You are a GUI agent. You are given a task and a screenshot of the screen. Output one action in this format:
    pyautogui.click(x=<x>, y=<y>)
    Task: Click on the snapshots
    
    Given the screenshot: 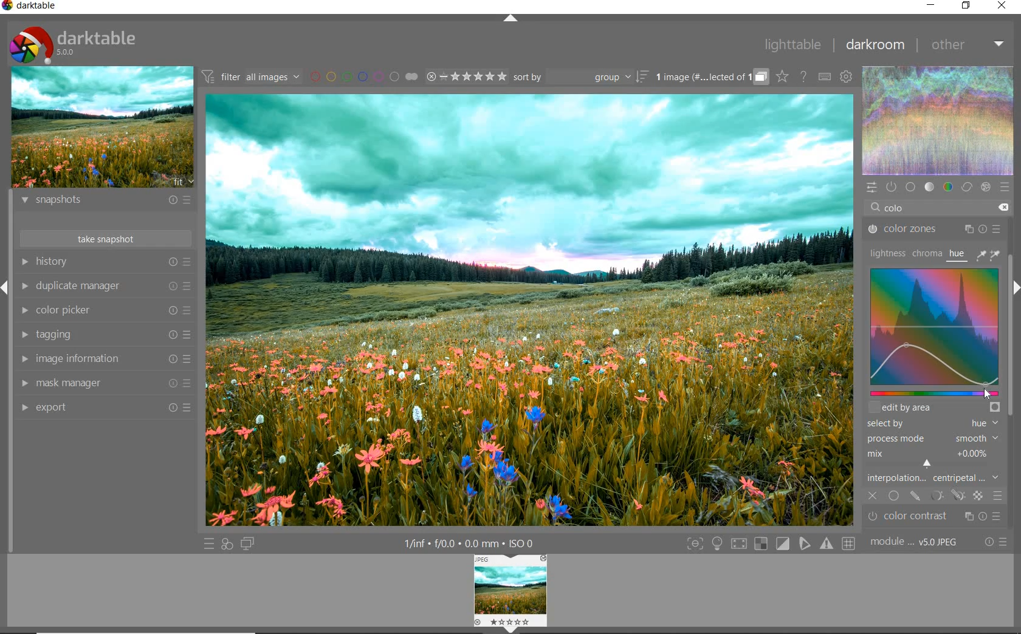 What is the action you would take?
    pyautogui.click(x=103, y=202)
    